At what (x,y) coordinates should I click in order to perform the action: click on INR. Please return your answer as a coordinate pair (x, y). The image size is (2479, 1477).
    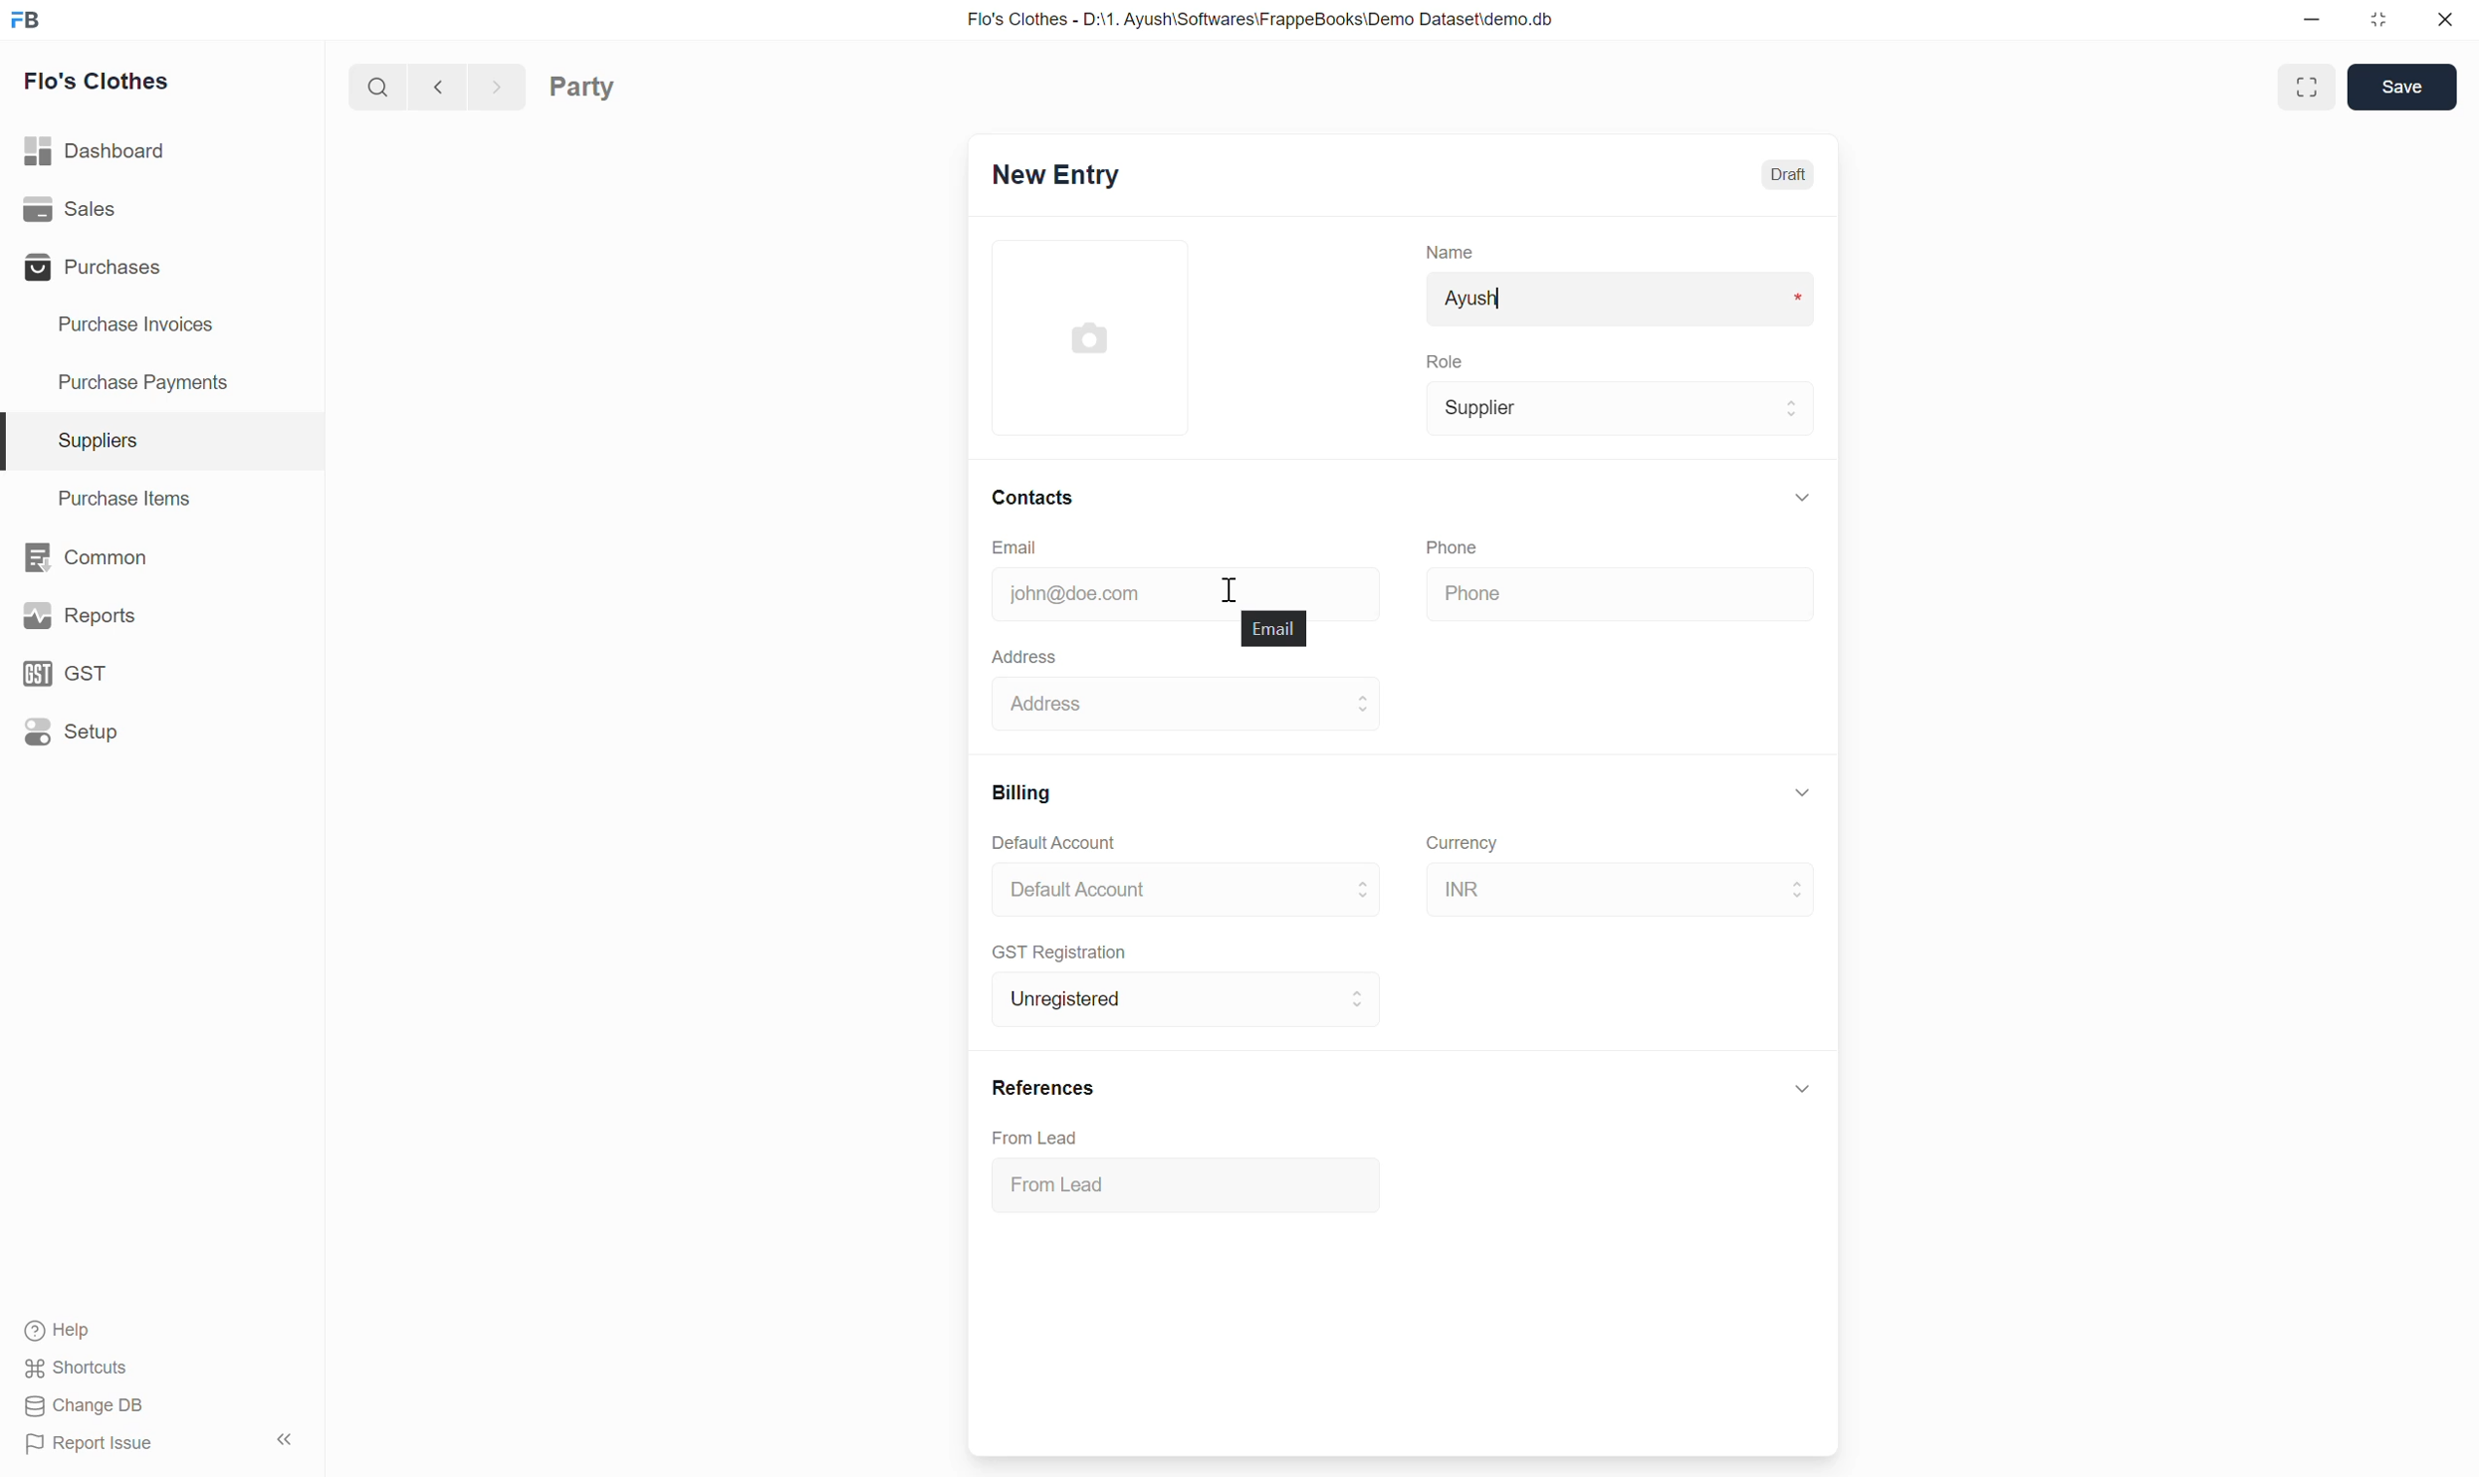
    Looking at the image, I should click on (1621, 889).